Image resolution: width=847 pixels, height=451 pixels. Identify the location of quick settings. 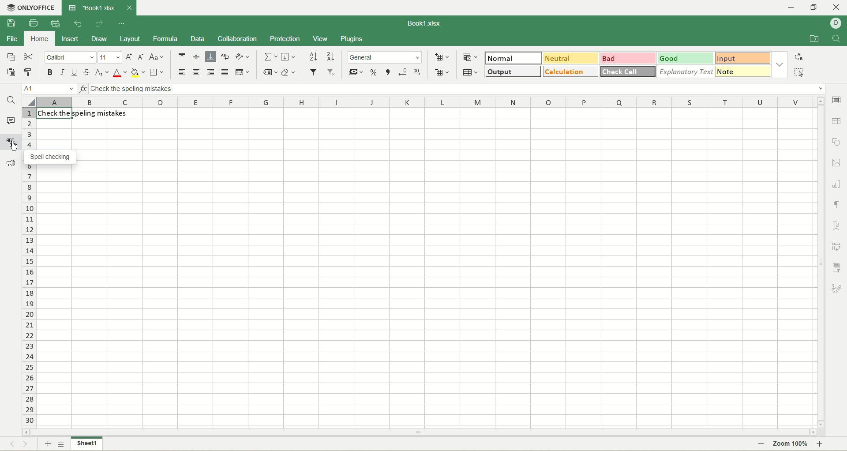
(123, 23).